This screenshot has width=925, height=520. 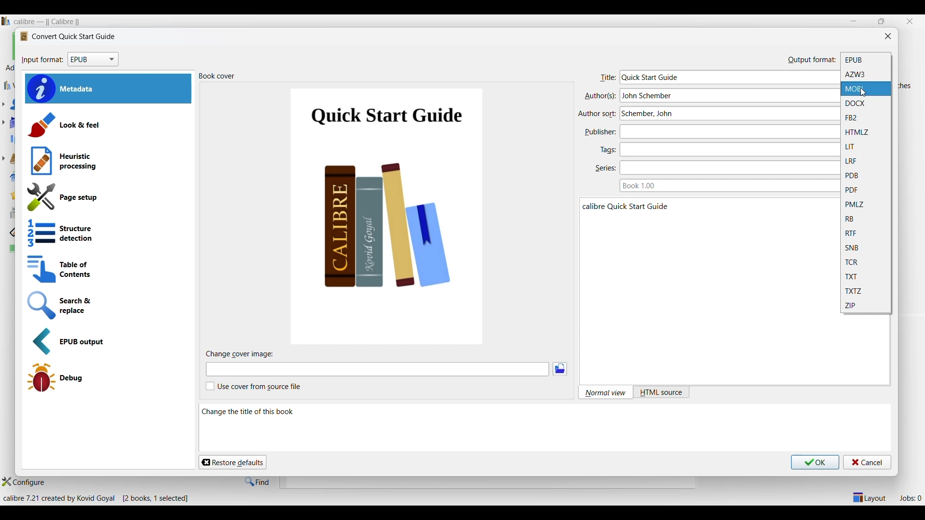 I want to click on cursor, so click(x=865, y=93).